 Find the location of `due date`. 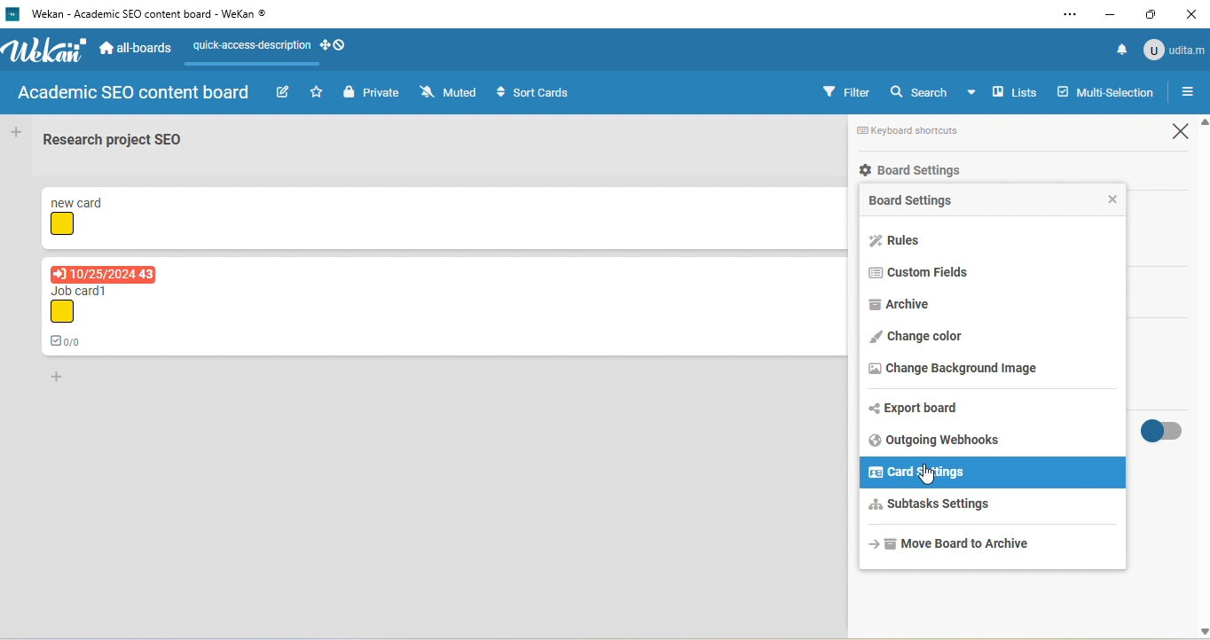

due date is located at coordinates (104, 273).